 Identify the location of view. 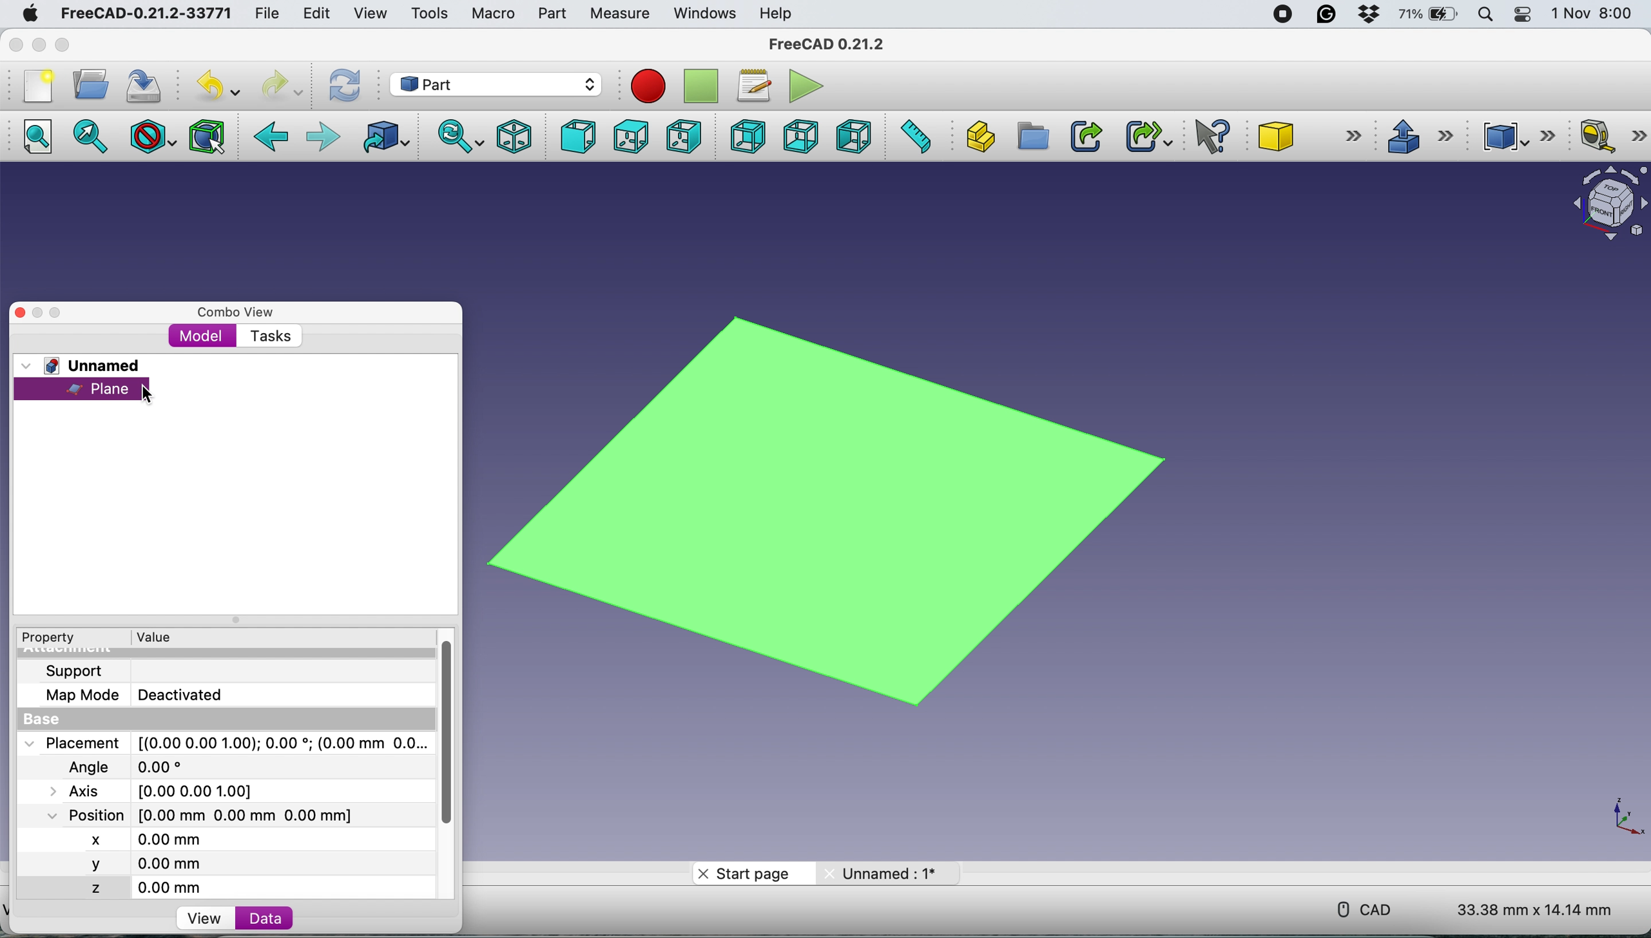
(199, 919).